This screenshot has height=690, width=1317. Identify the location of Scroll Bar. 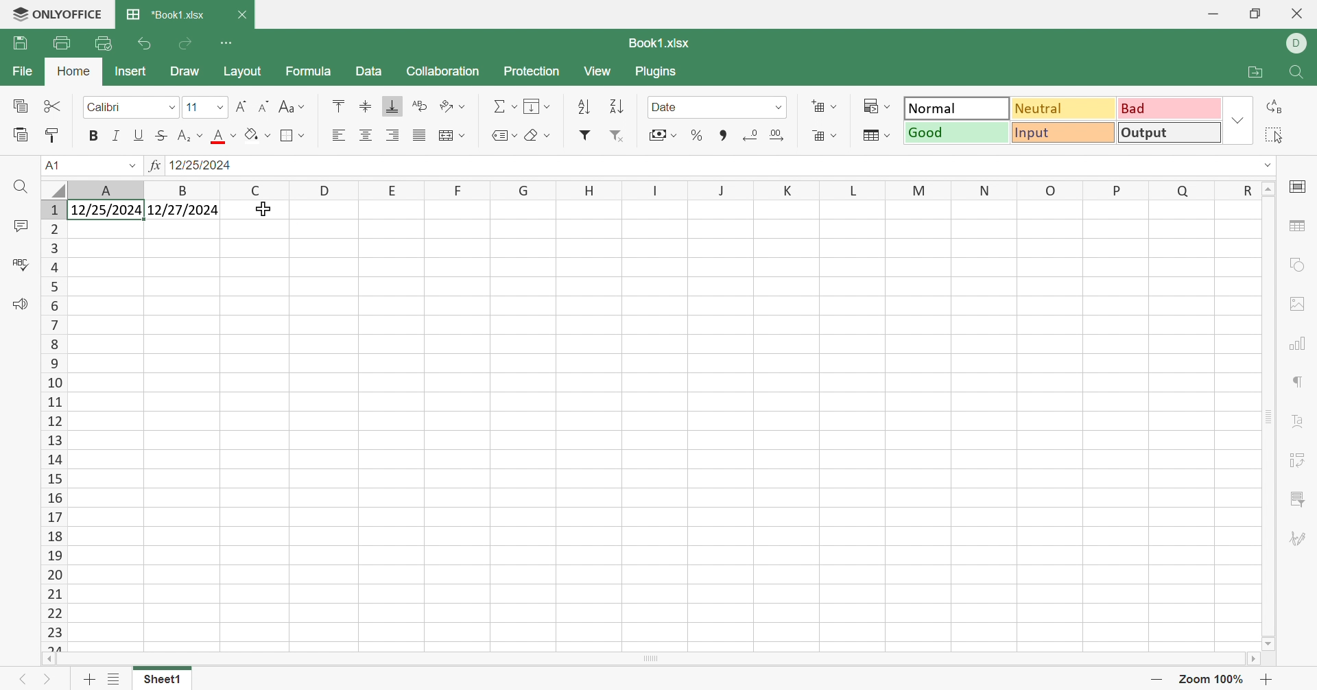
(651, 659).